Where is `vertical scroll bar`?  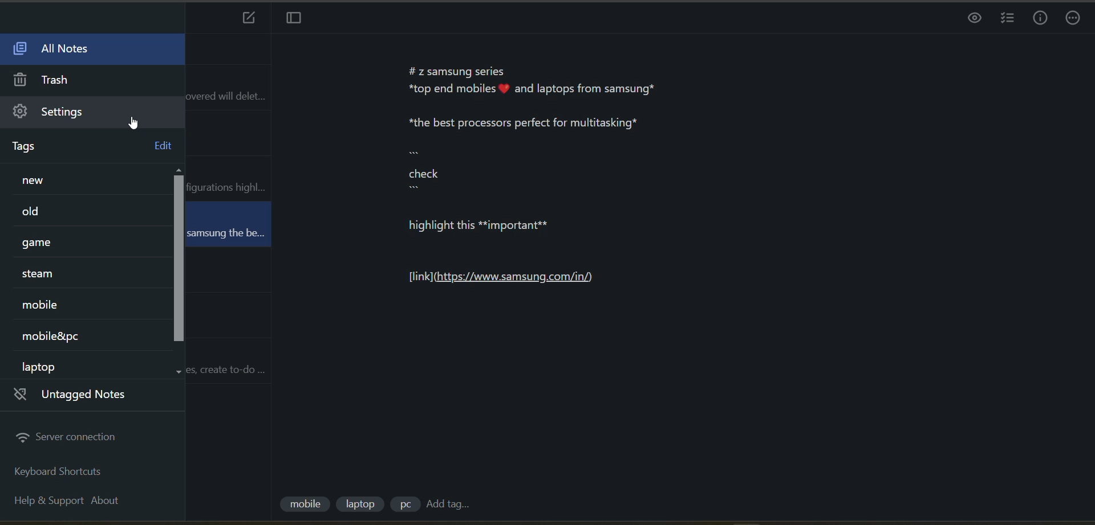 vertical scroll bar is located at coordinates (179, 260).